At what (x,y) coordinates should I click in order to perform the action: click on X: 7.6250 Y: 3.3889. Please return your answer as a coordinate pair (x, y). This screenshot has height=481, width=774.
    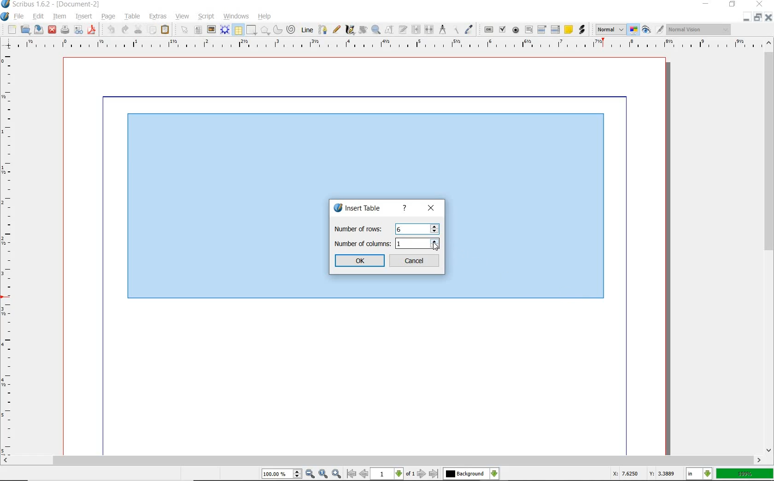
    Looking at the image, I should click on (644, 474).